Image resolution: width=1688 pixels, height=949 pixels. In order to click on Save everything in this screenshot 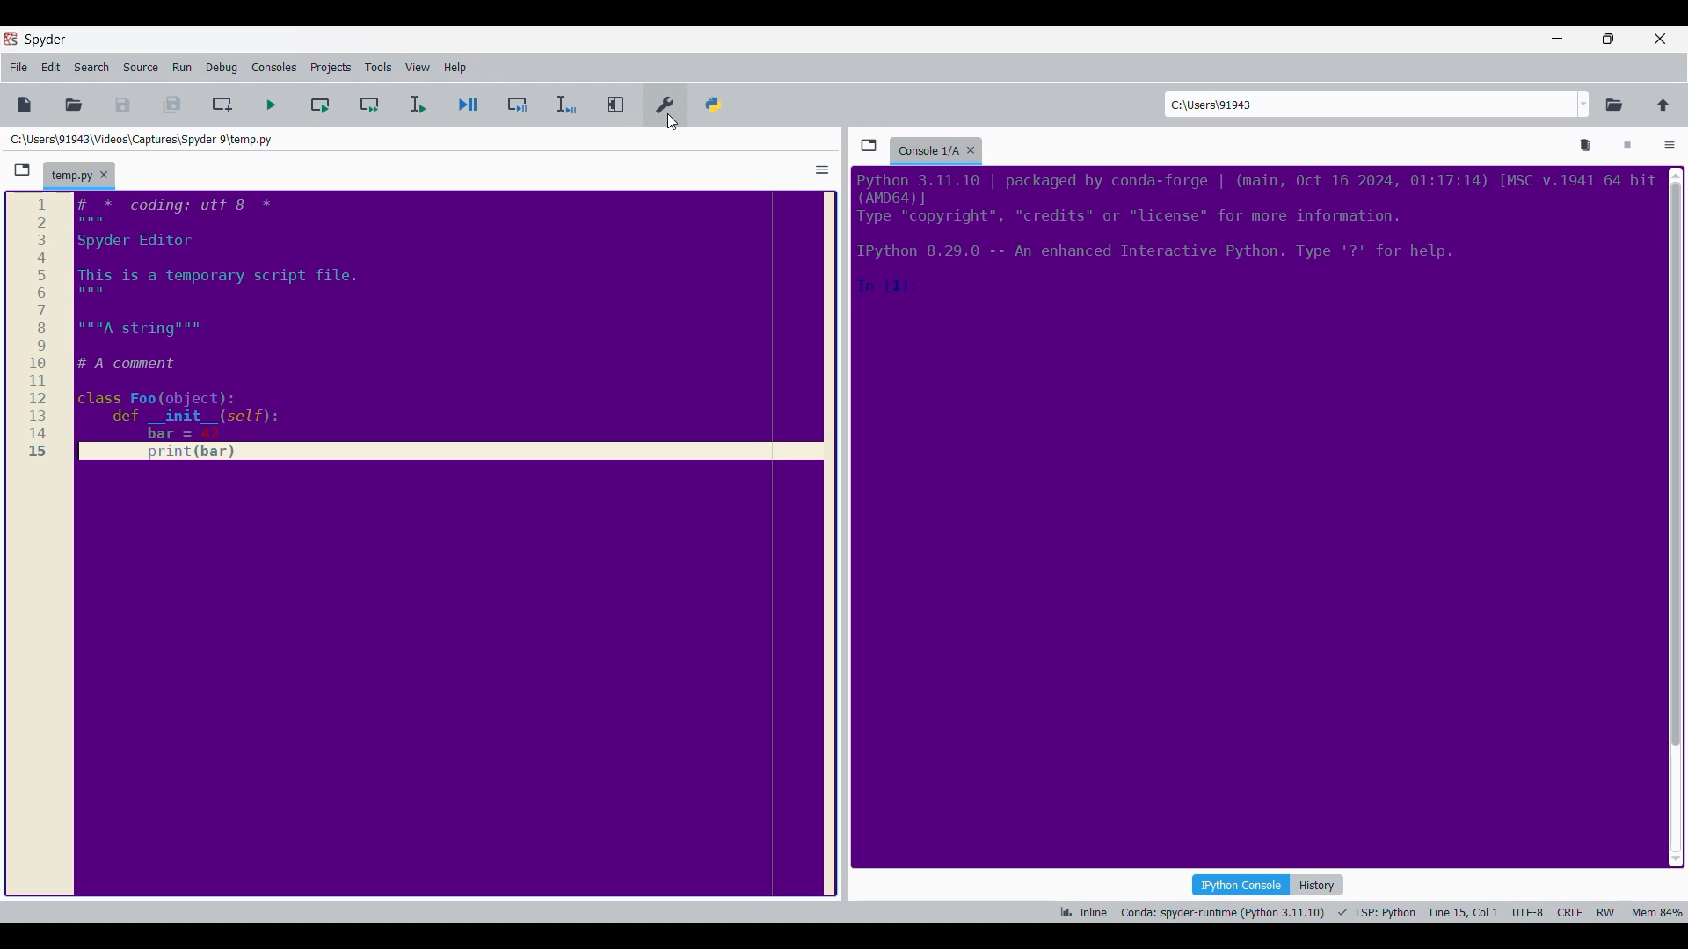, I will do `click(172, 105)`.